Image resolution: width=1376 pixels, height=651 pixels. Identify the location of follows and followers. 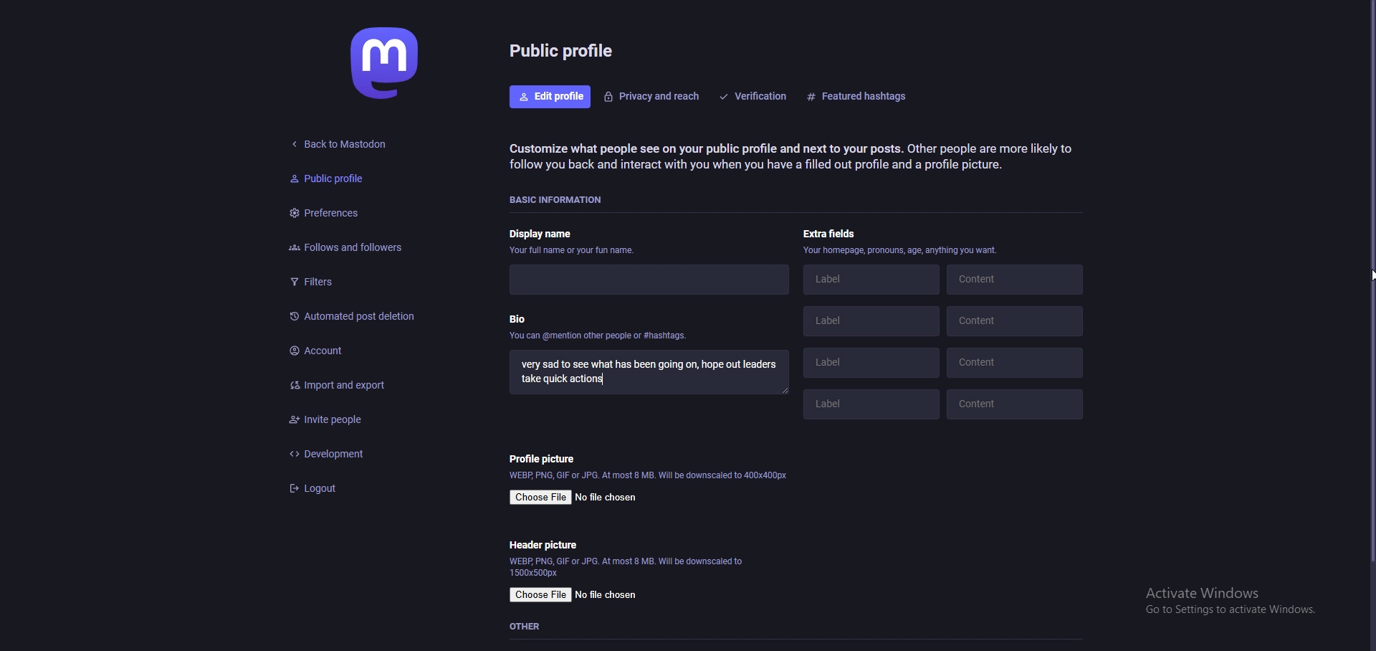
(361, 245).